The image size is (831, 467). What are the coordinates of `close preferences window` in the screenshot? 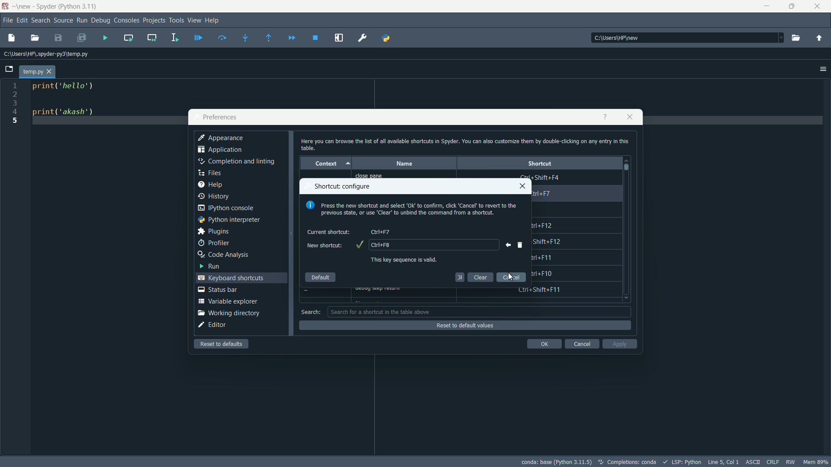 It's located at (630, 117).